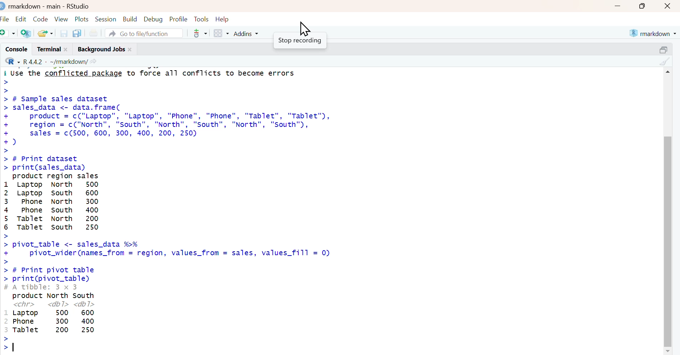 The height and width of the screenshot is (355, 680). Describe the element at coordinates (201, 18) in the screenshot. I see `Tools` at that location.